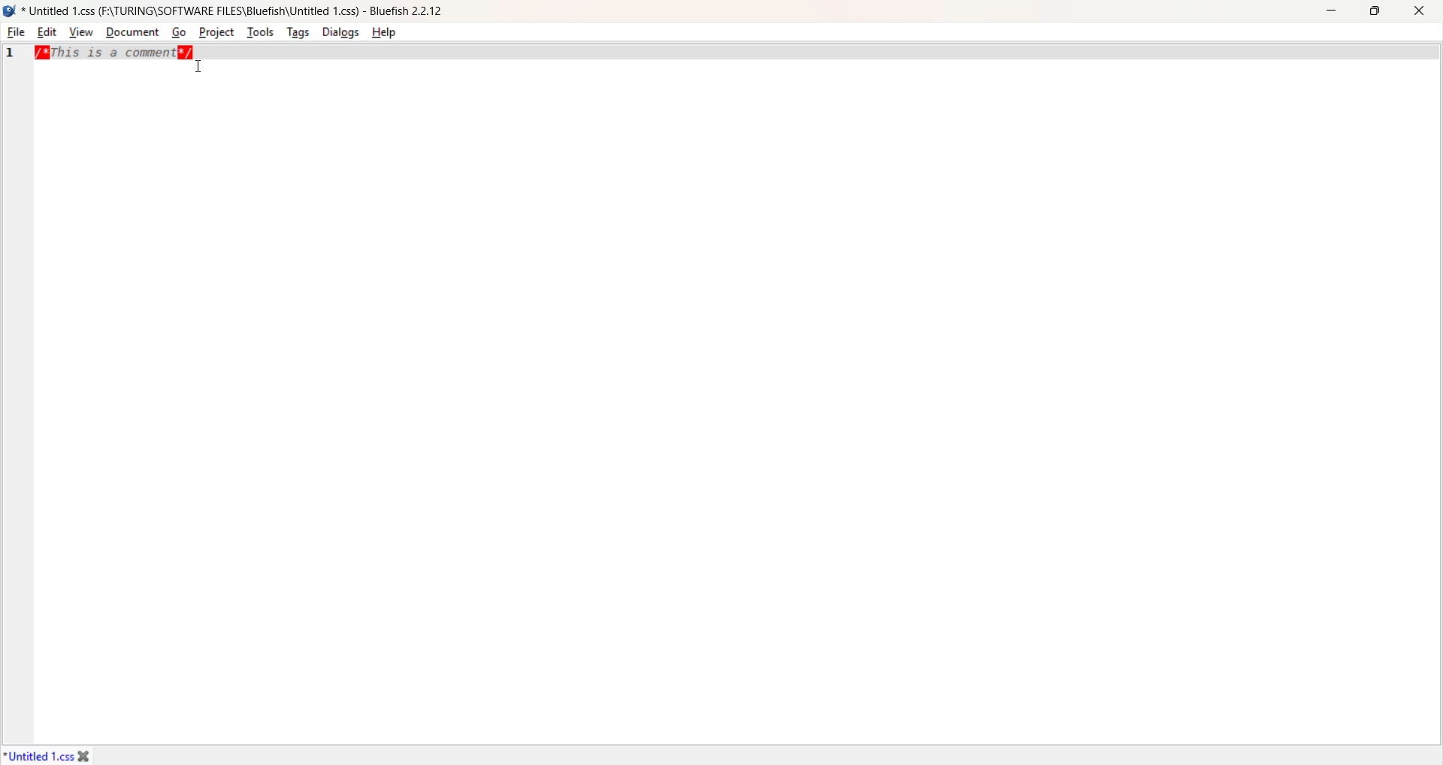 The image size is (1443, 765). I want to click on Tags, so click(300, 32).